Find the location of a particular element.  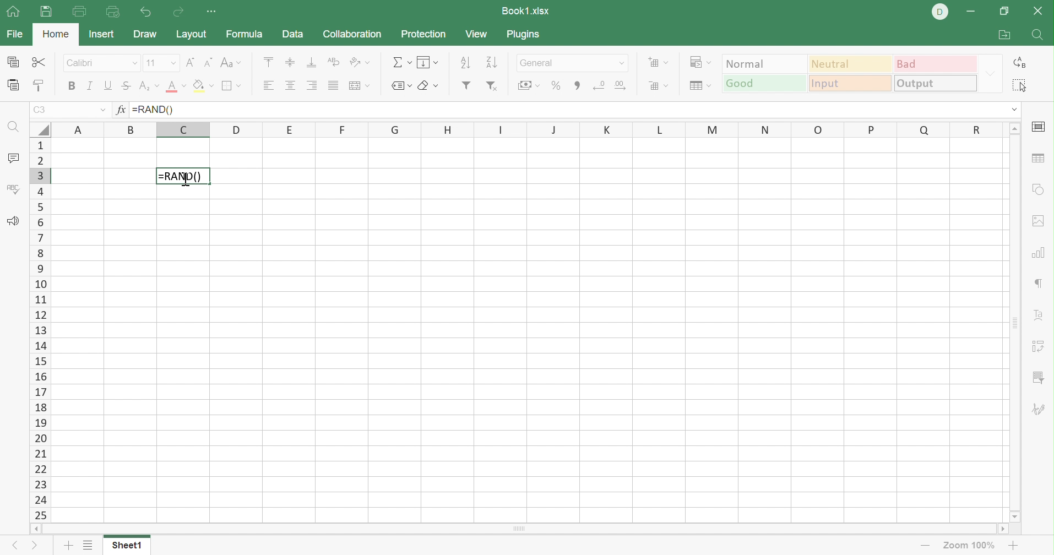

Image settings is located at coordinates (1040, 221).